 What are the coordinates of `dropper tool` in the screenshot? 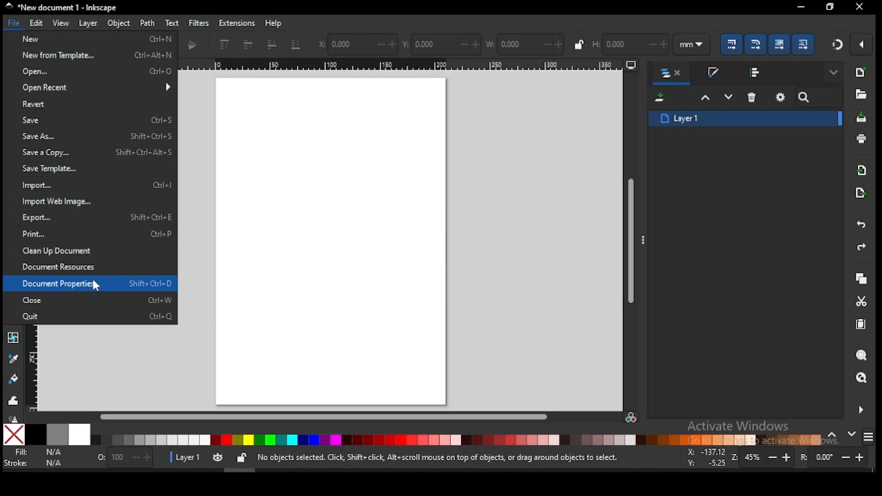 It's located at (14, 358).